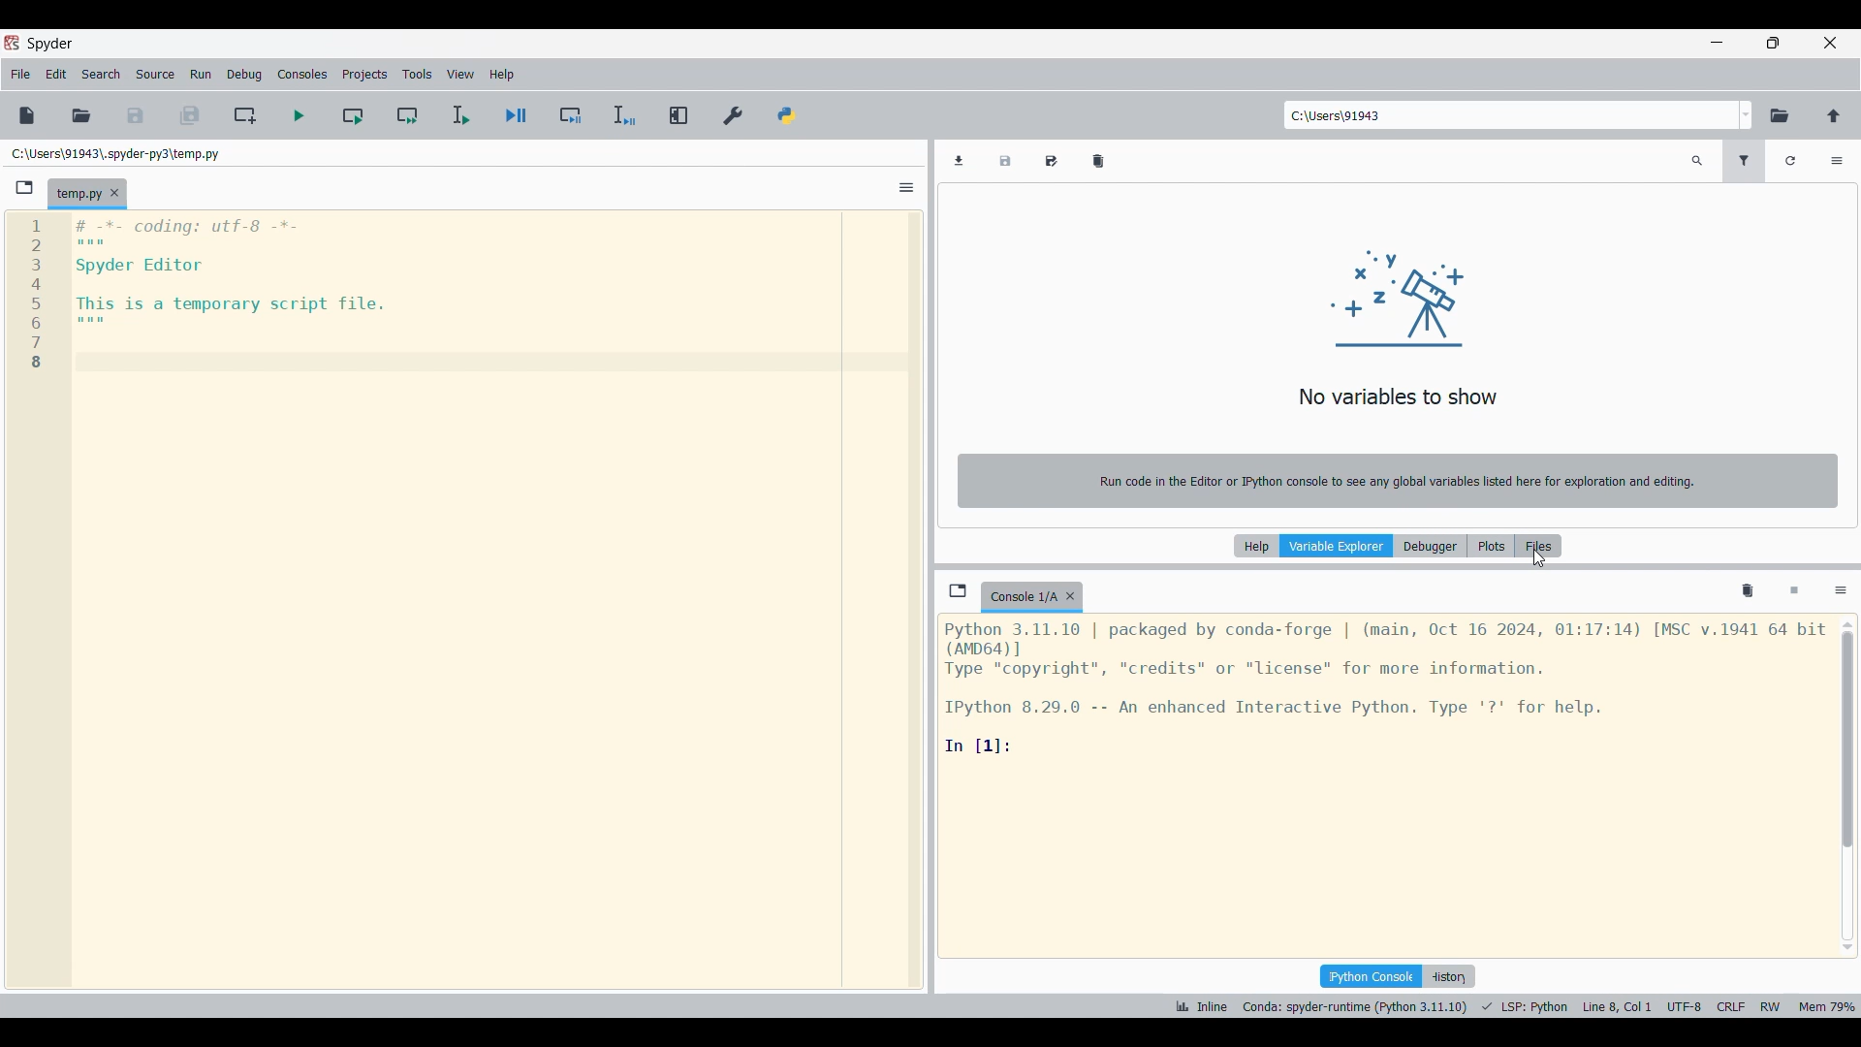 The height and width of the screenshot is (1047, 1861). Describe the element at coordinates (1491, 546) in the screenshot. I see `Plots` at that location.